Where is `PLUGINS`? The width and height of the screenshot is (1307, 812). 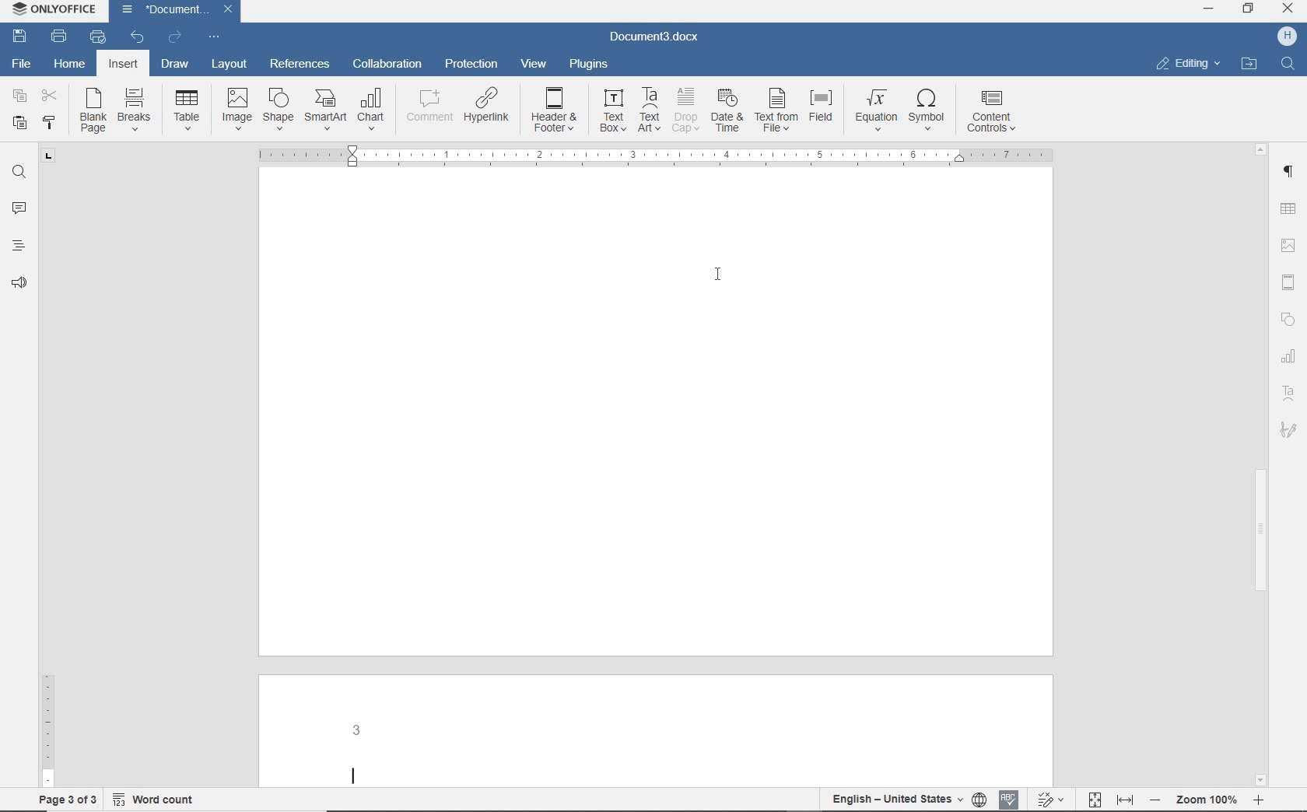 PLUGINS is located at coordinates (590, 65).